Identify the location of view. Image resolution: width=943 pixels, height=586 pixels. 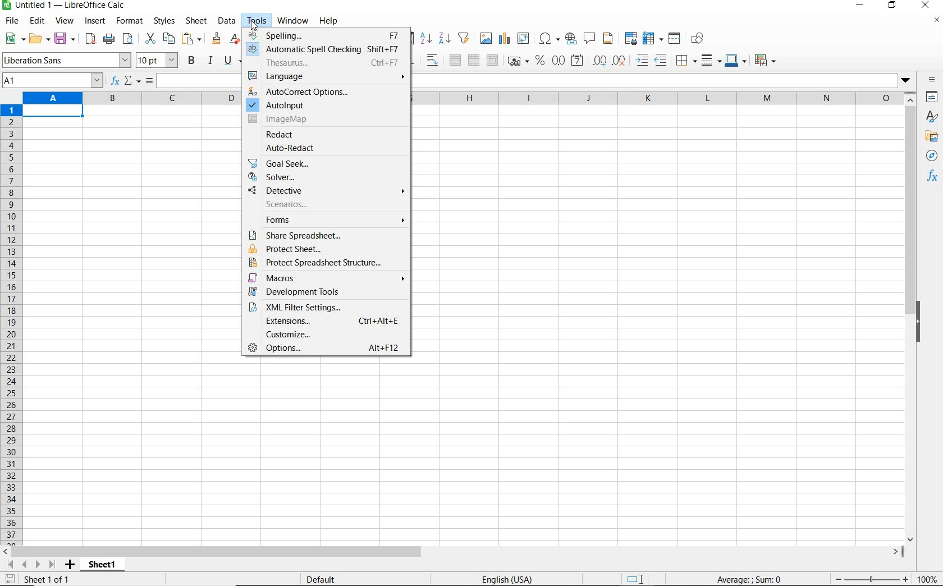
(65, 21).